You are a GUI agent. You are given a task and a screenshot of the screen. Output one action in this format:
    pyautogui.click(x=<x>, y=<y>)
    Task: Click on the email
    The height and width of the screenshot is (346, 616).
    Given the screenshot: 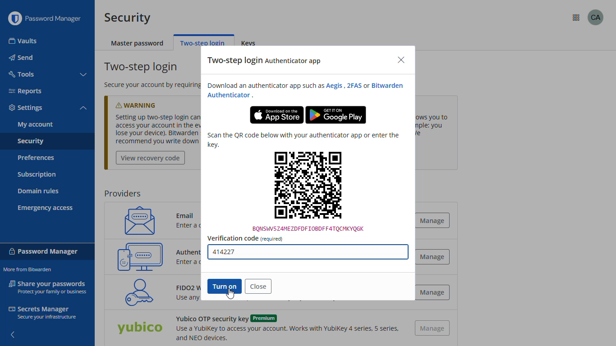 What is the action you would take?
    pyautogui.click(x=137, y=220)
    